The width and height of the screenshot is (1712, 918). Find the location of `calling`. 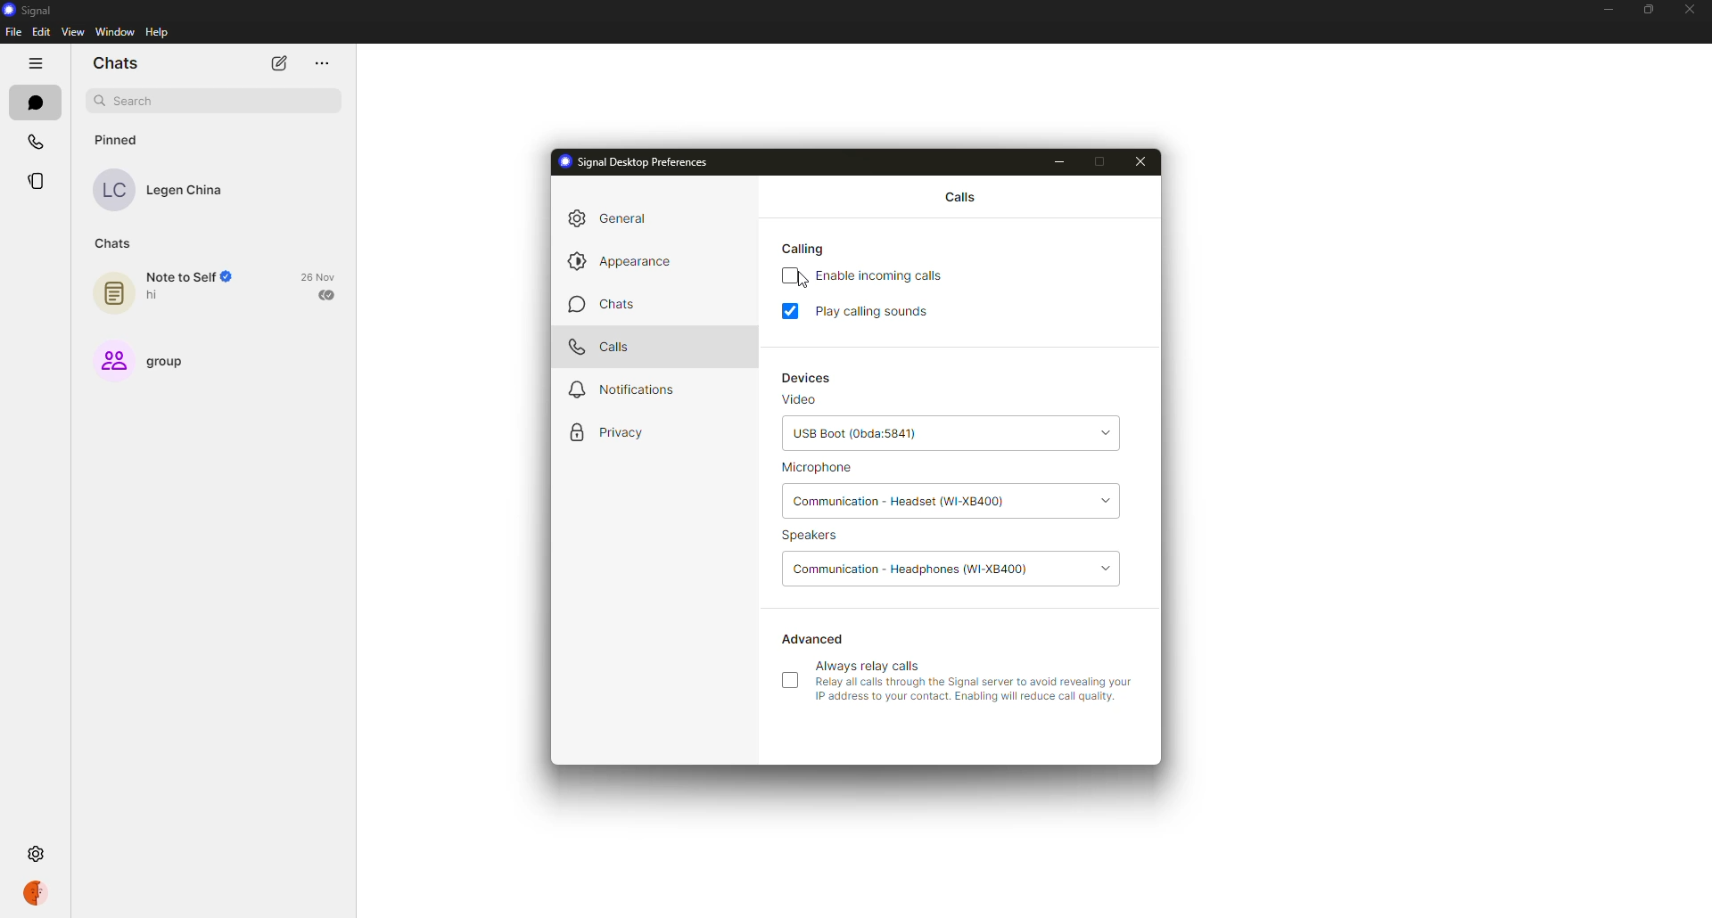

calling is located at coordinates (806, 249).